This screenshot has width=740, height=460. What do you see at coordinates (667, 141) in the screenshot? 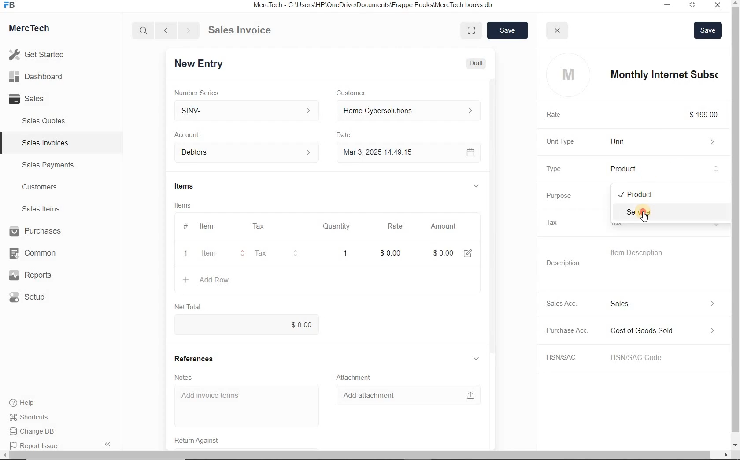
I see `Unit` at bounding box center [667, 141].